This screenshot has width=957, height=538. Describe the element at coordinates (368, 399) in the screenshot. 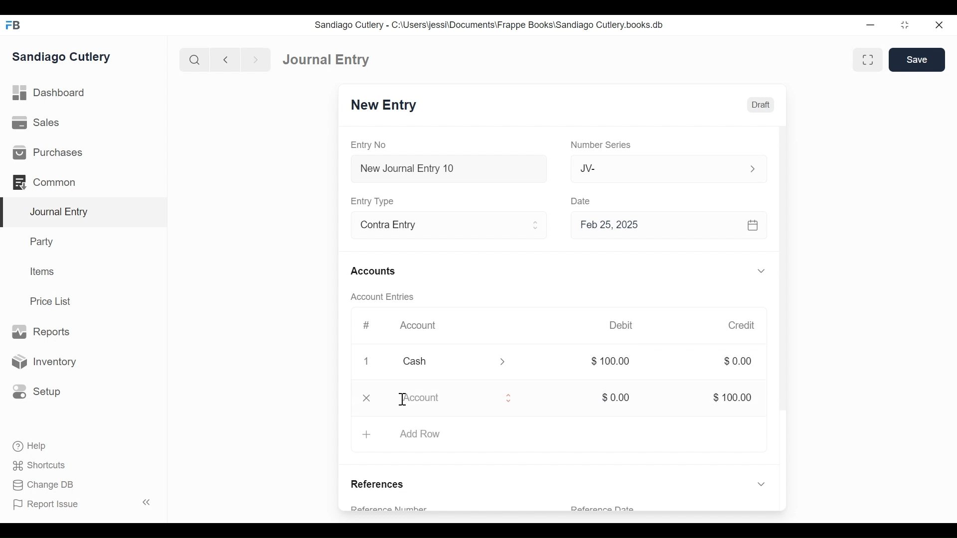

I see `Close` at that location.